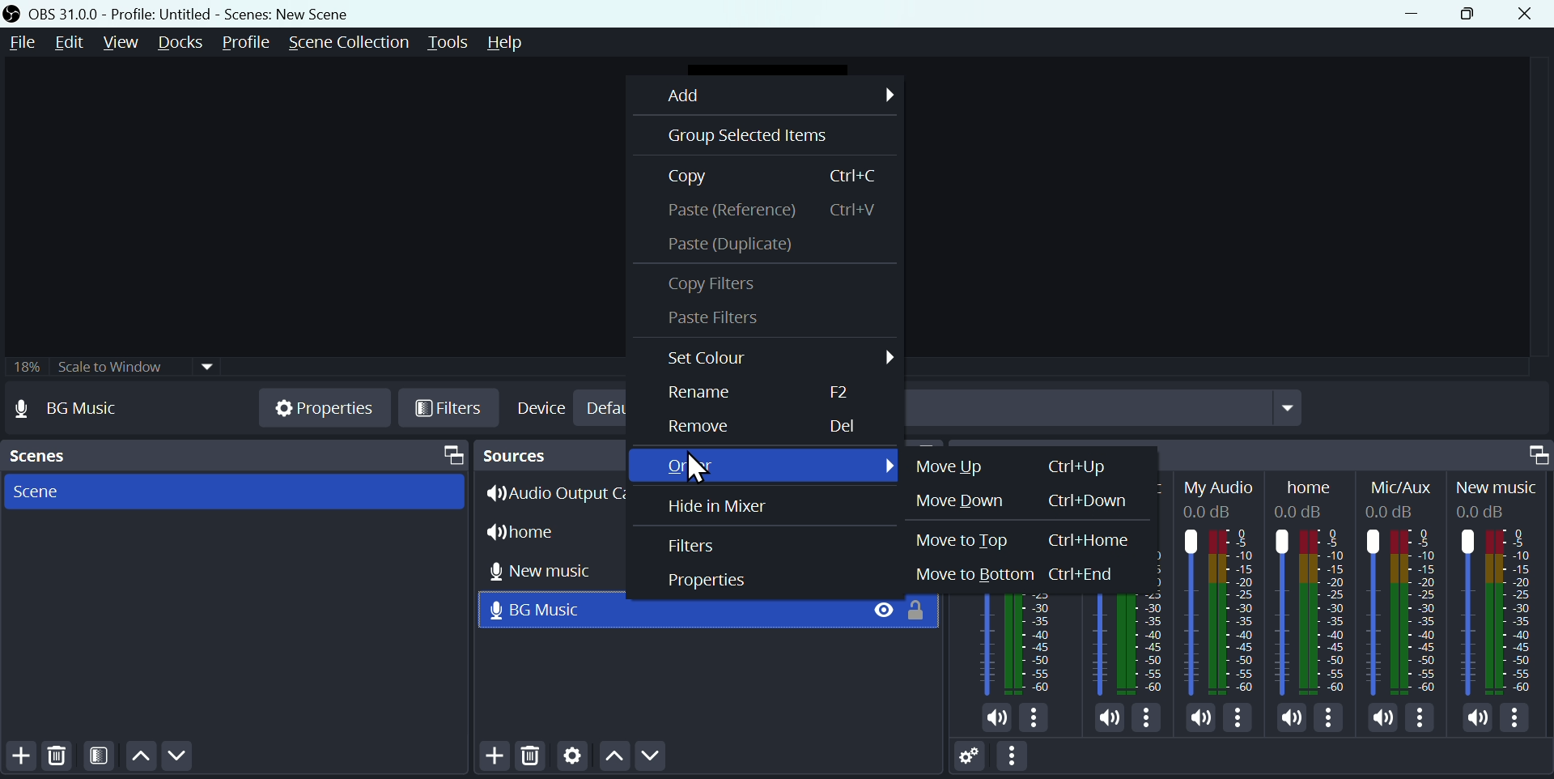 This screenshot has height=779, width=1554. Describe the element at coordinates (208, 12) in the screenshot. I see `OBS 30.0 .0 profile untitled scenes new scenes` at that location.